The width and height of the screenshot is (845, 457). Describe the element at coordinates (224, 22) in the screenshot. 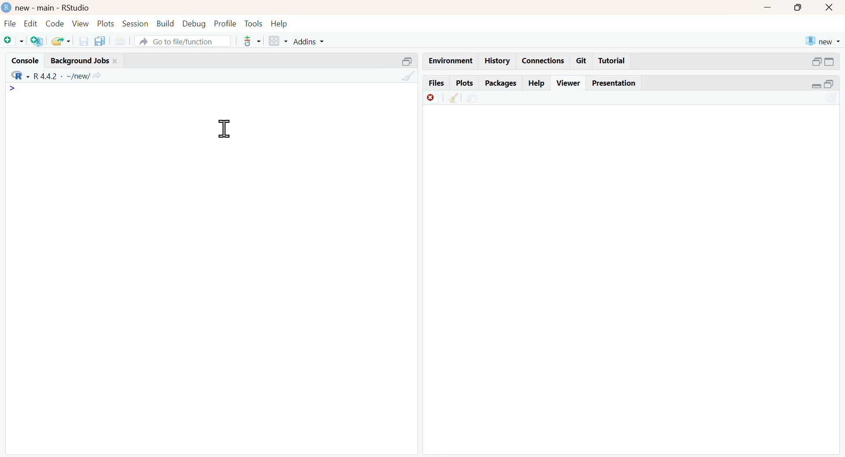

I see `Profile` at that location.